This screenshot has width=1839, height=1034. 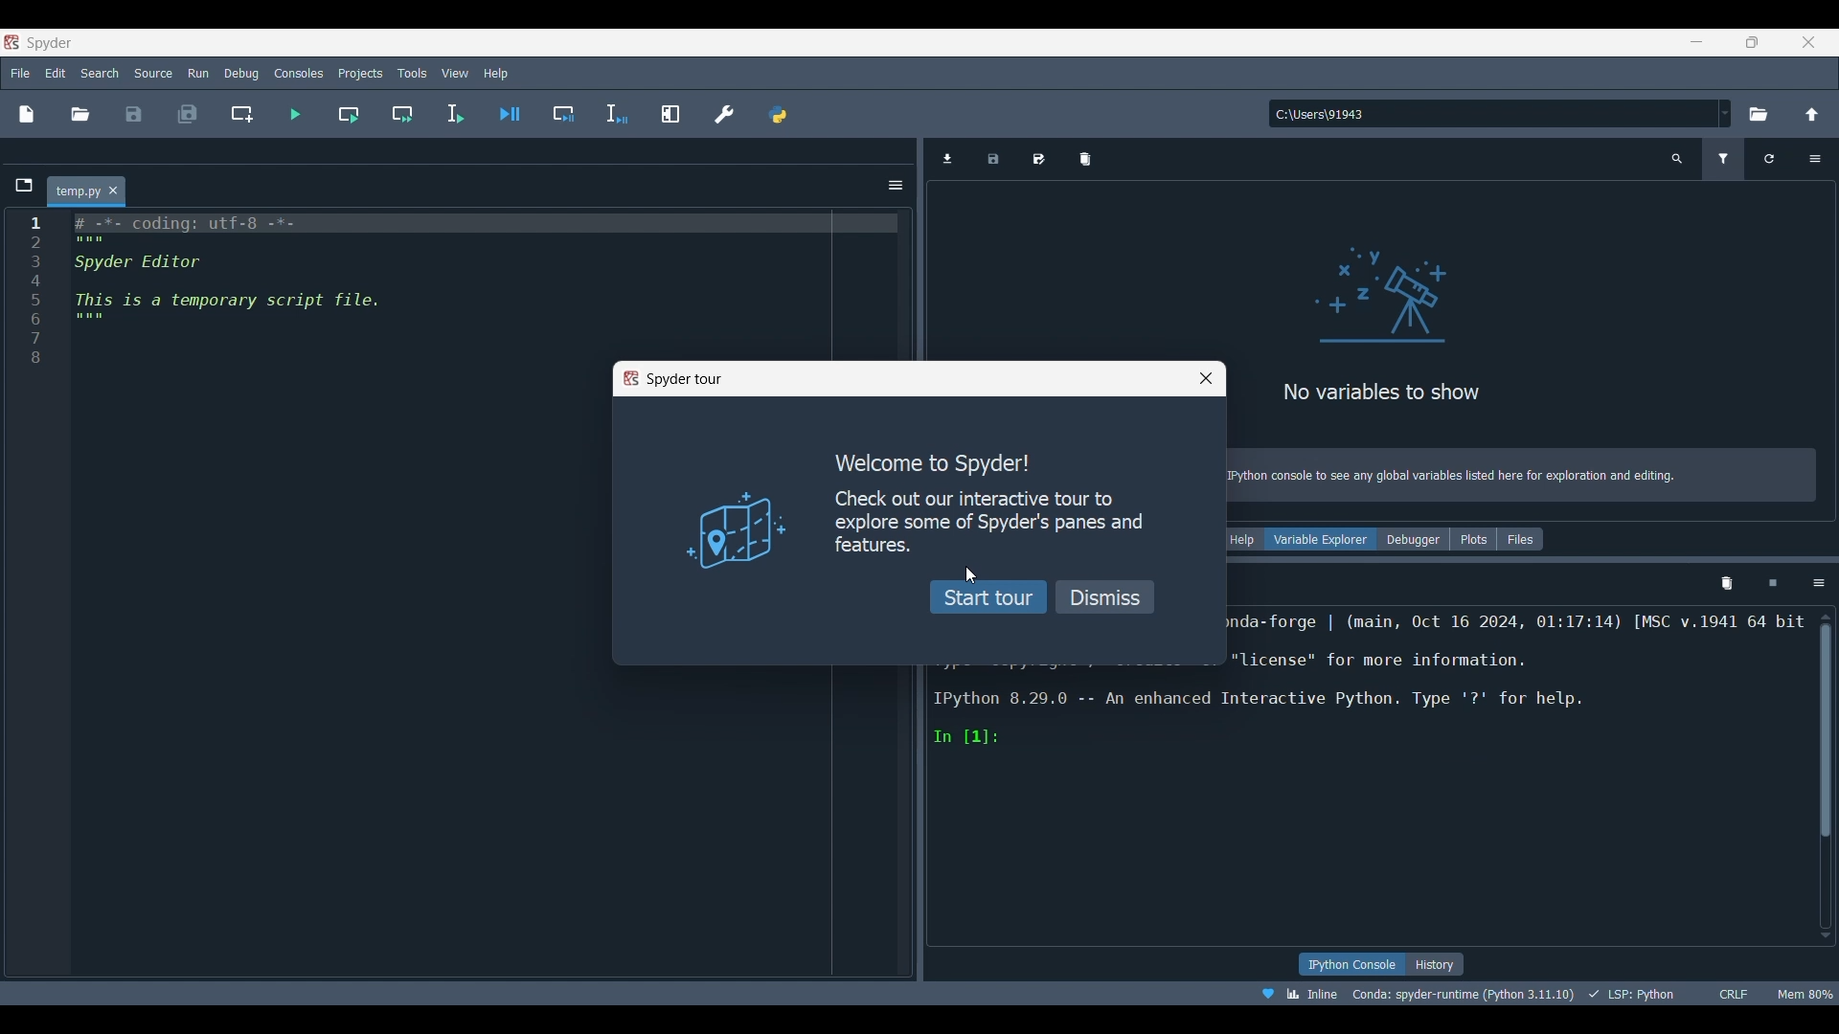 I want to click on Browse a working directory, so click(x=1759, y=114).